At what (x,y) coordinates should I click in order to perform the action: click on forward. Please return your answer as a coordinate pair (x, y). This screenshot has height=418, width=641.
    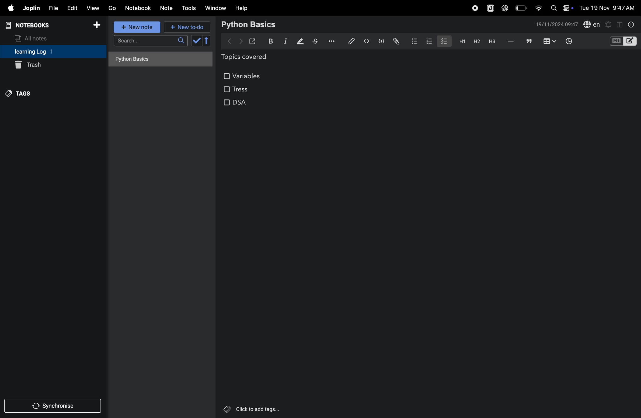
    Looking at the image, I should click on (241, 41).